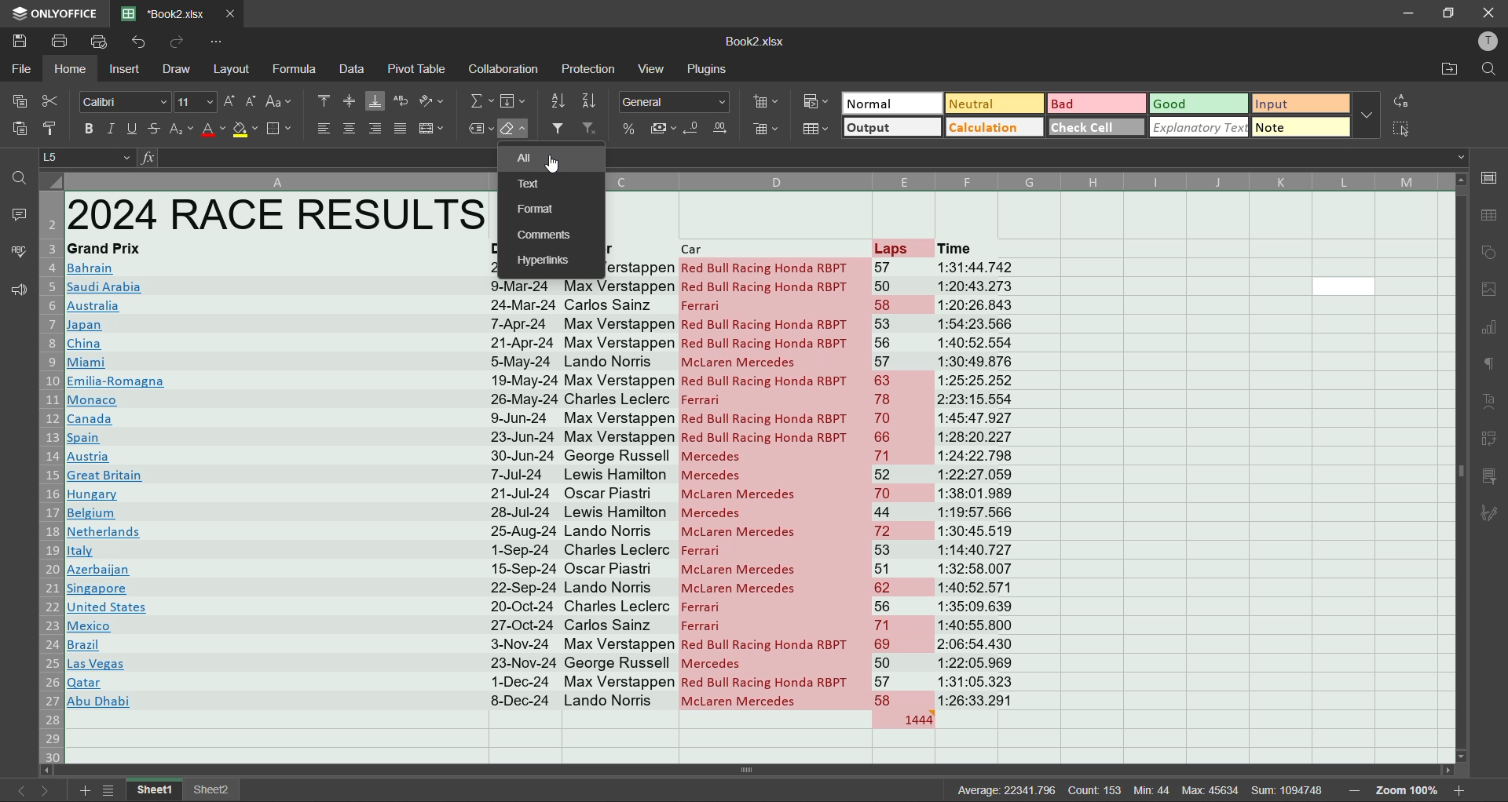 The height and width of the screenshot is (802, 1508). What do you see at coordinates (591, 129) in the screenshot?
I see `clear filter` at bounding box center [591, 129].